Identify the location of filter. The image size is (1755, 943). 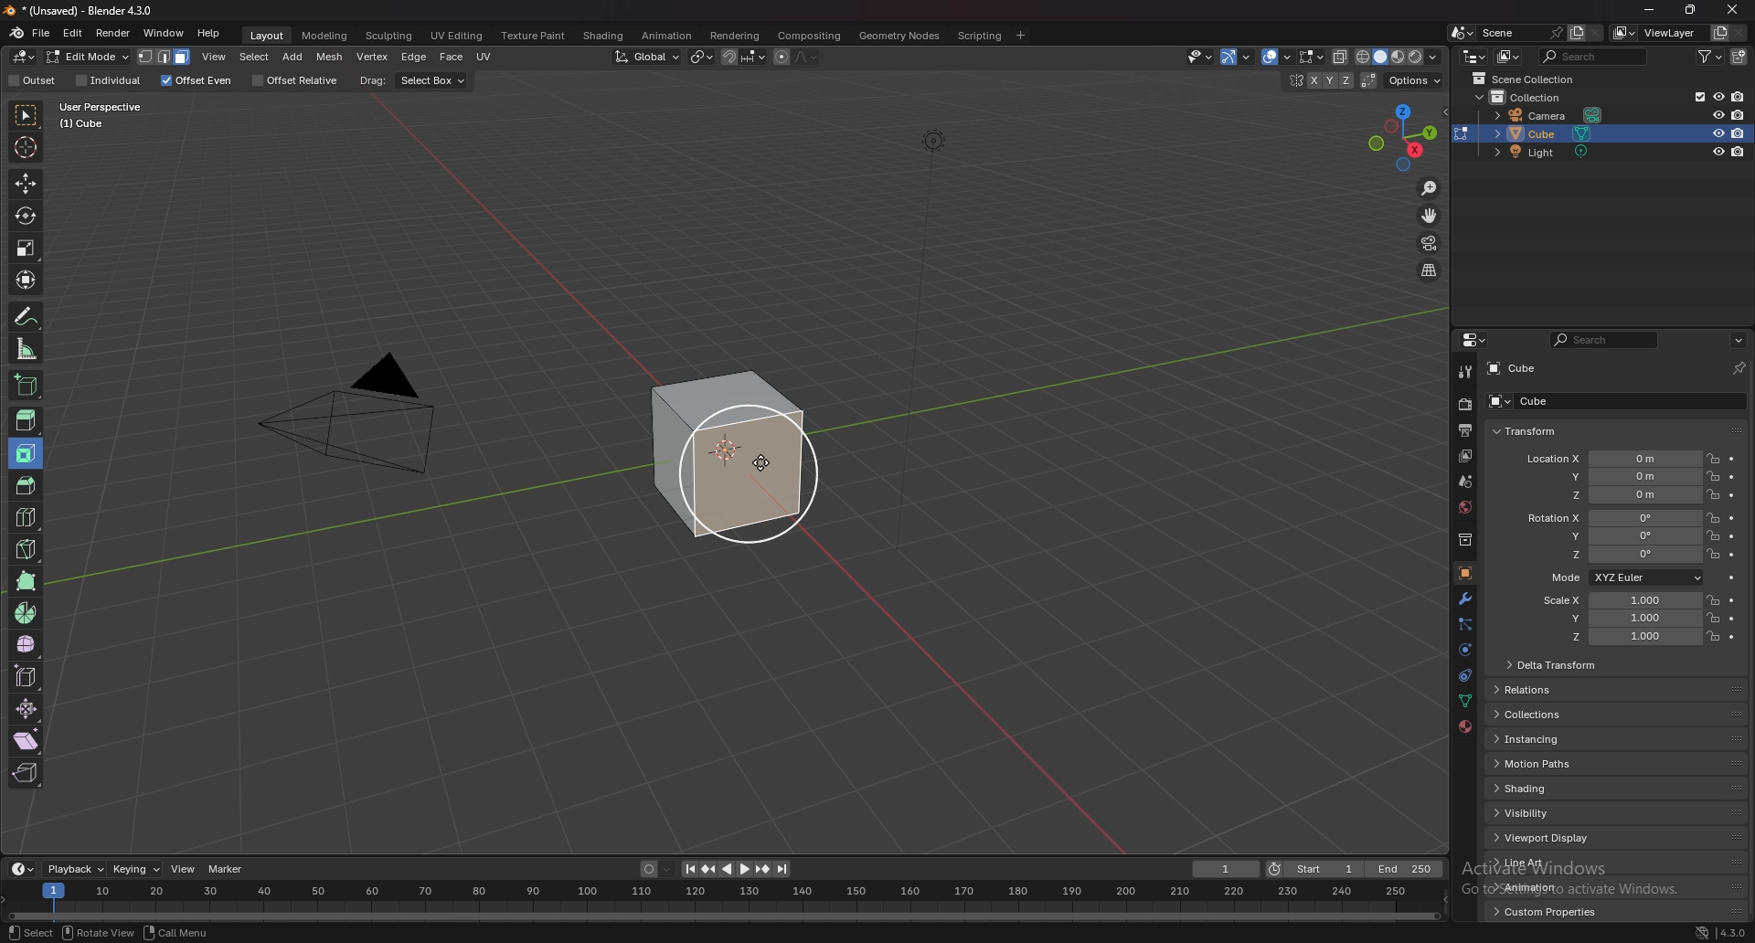
(1708, 57).